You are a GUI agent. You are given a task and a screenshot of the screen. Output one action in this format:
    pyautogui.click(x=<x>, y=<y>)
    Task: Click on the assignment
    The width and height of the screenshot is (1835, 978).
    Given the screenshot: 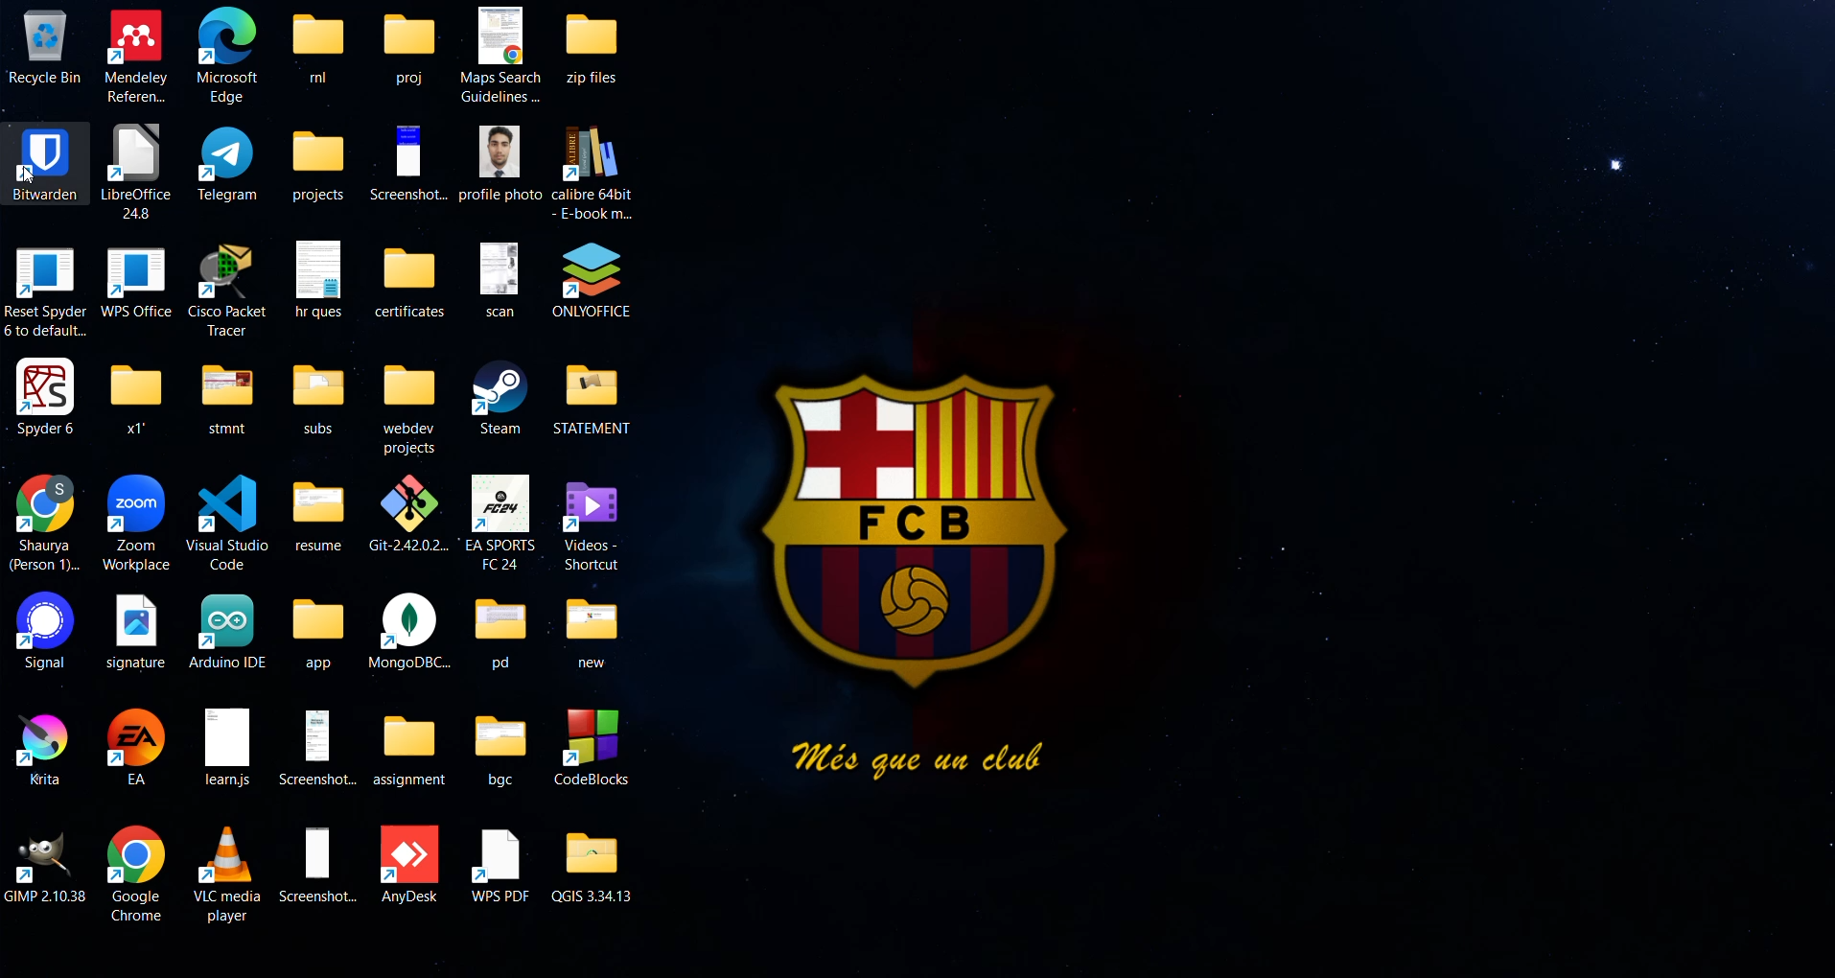 What is the action you would take?
    pyautogui.click(x=410, y=747)
    